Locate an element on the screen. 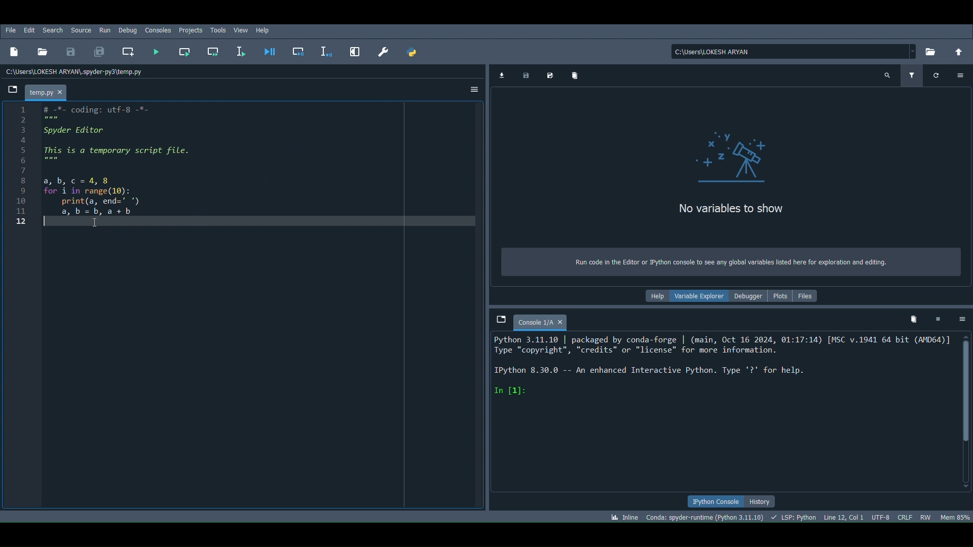  Interrupt kernel is located at coordinates (938, 319).